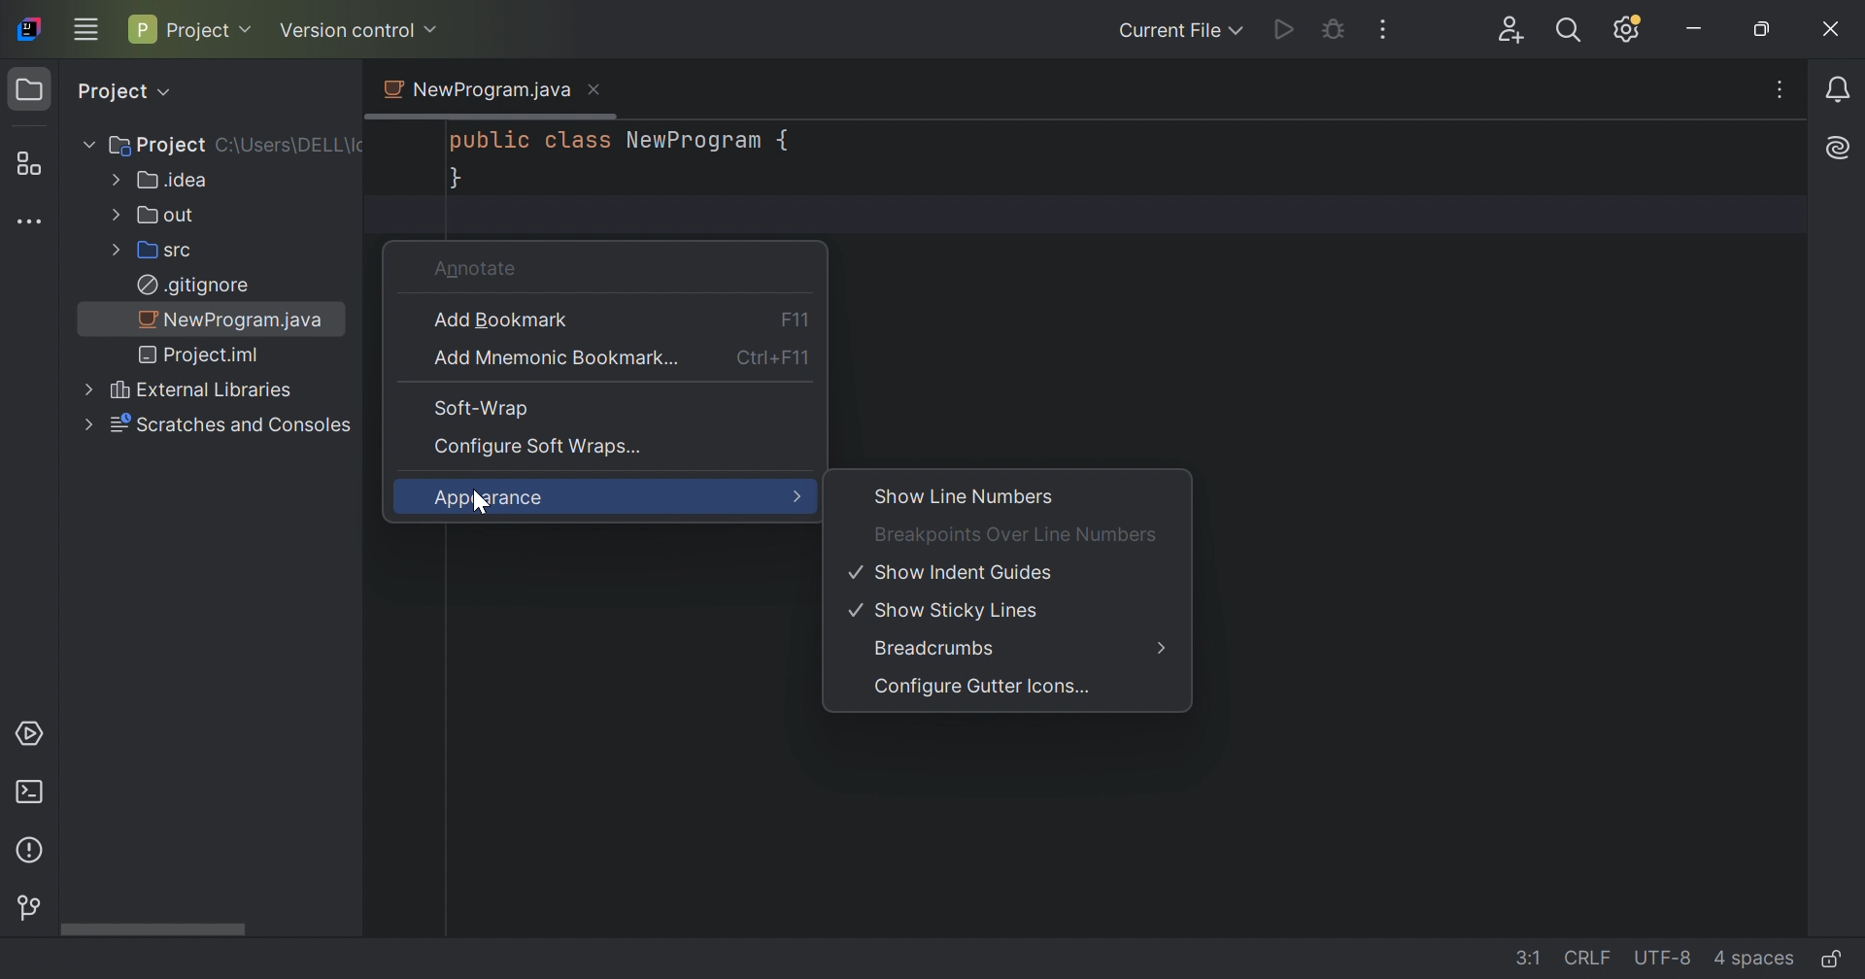 The height and width of the screenshot is (979, 1865). What do you see at coordinates (982, 691) in the screenshot?
I see `Configure Gutter Icons...` at bounding box center [982, 691].